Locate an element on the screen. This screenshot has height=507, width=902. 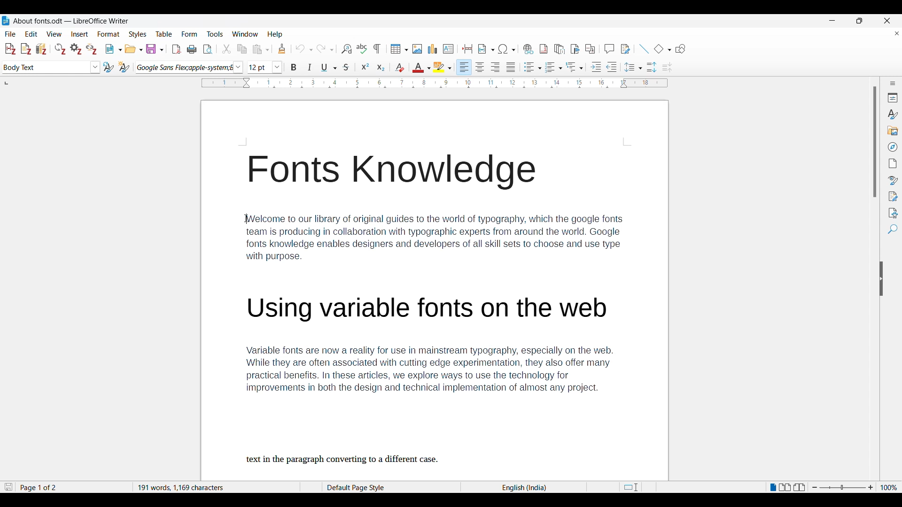
Description of Fonts knowledge is located at coordinates (435, 242).